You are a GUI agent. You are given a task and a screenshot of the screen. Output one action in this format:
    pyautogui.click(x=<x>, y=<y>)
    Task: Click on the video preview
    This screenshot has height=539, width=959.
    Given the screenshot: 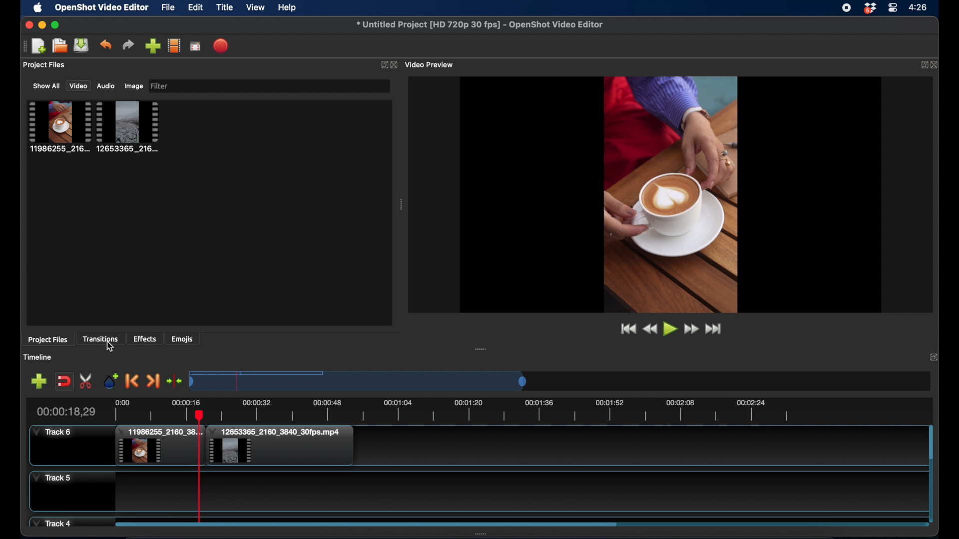 What is the action you would take?
    pyautogui.click(x=431, y=64)
    